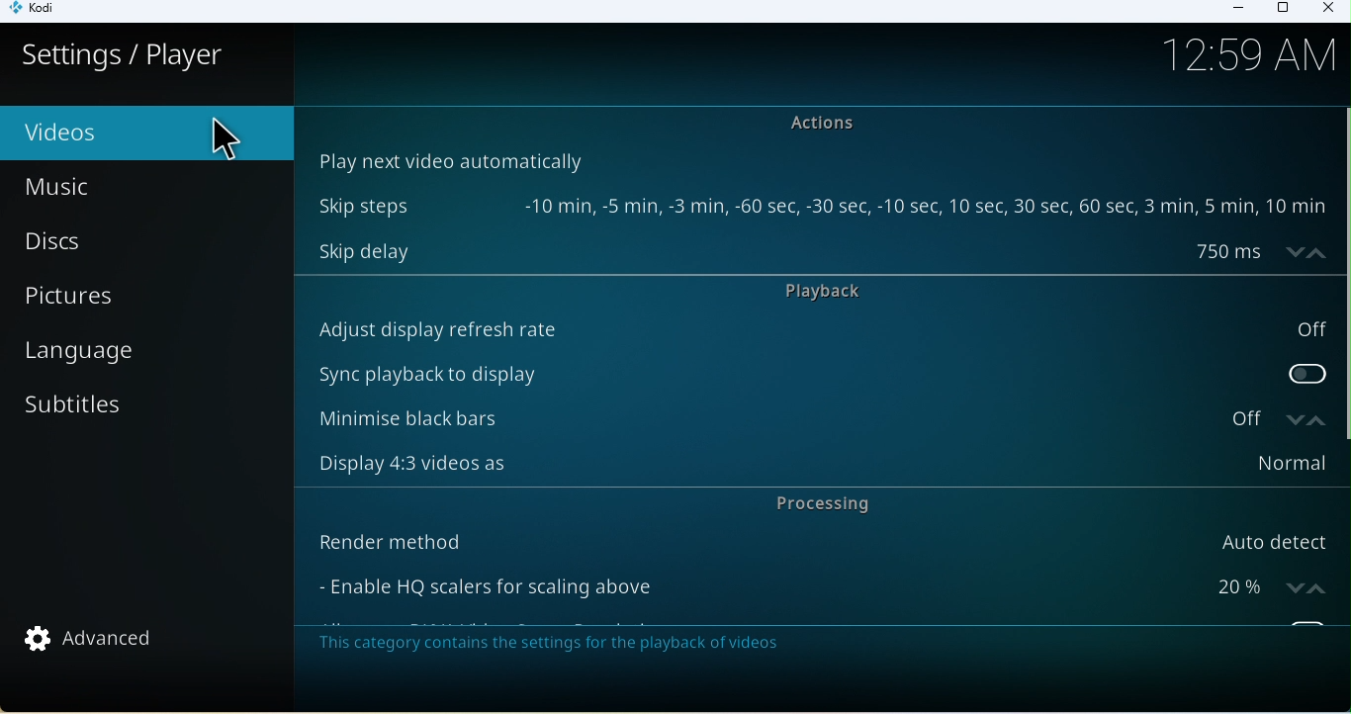  I want to click on Music, so click(105, 186).